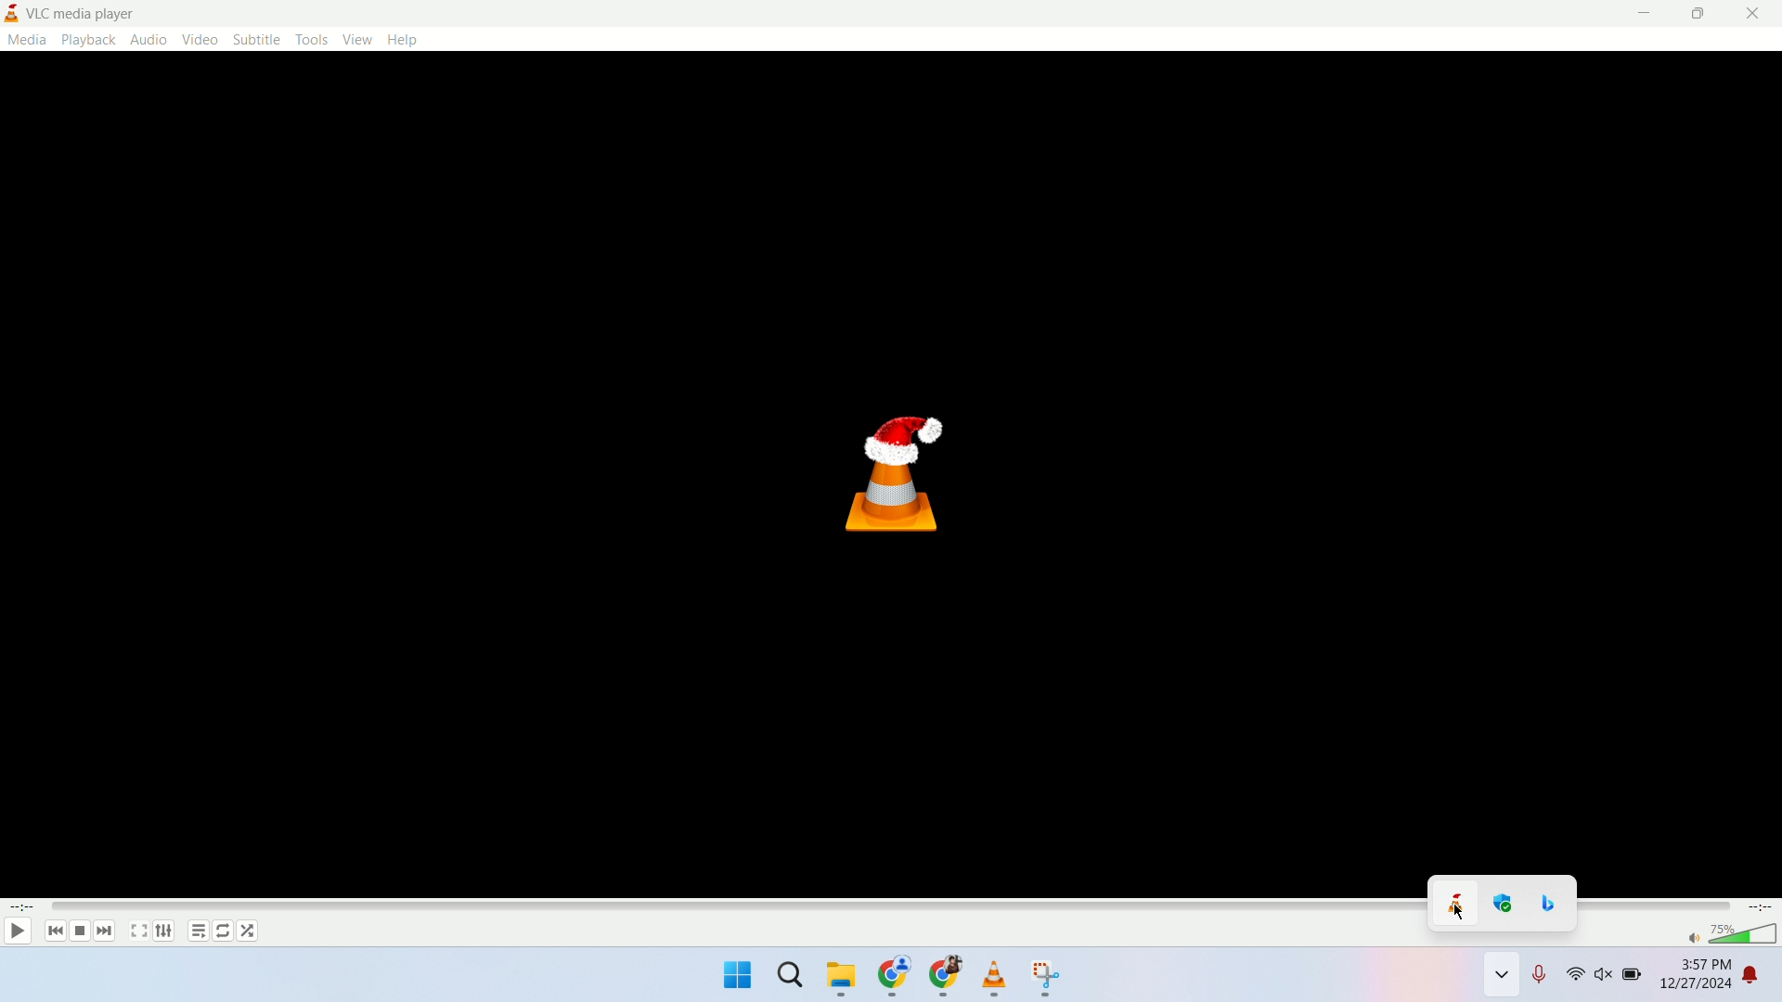 The height and width of the screenshot is (1002, 1782). I want to click on elapsed time, so click(21, 907).